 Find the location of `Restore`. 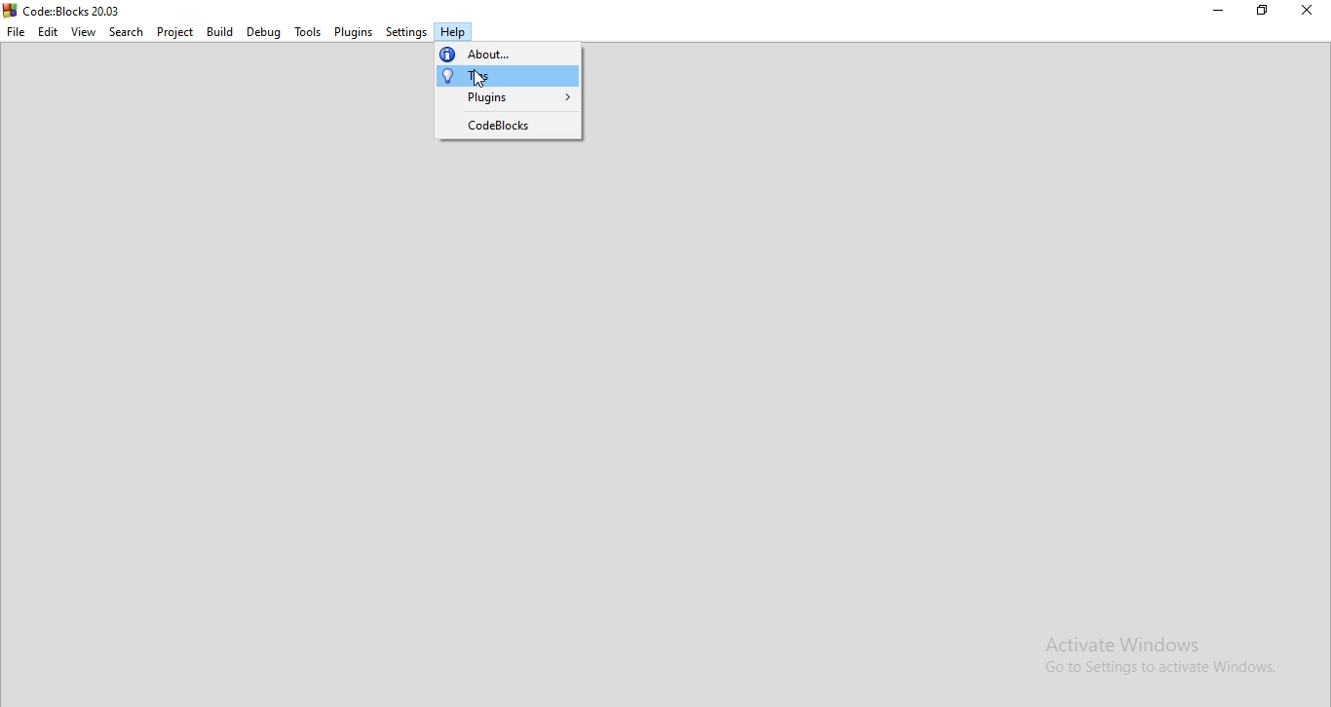

Restore is located at coordinates (1264, 13).